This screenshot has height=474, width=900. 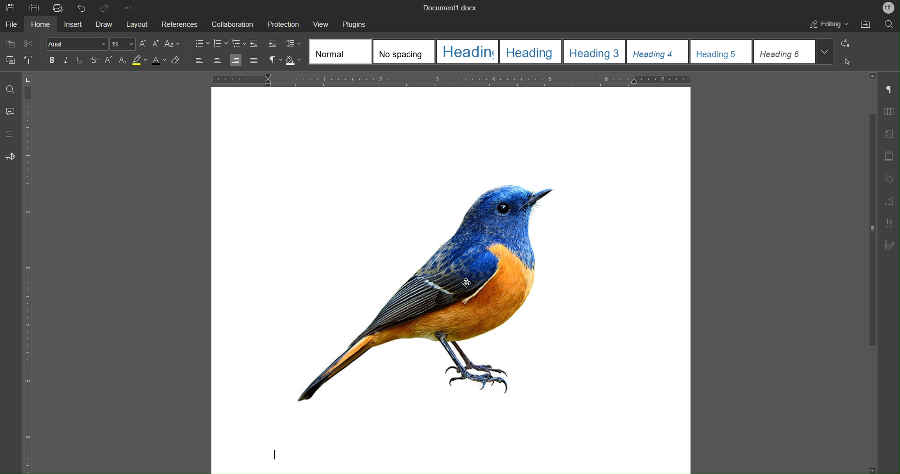 What do you see at coordinates (52, 60) in the screenshot?
I see `Bold` at bounding box center [52, 60].